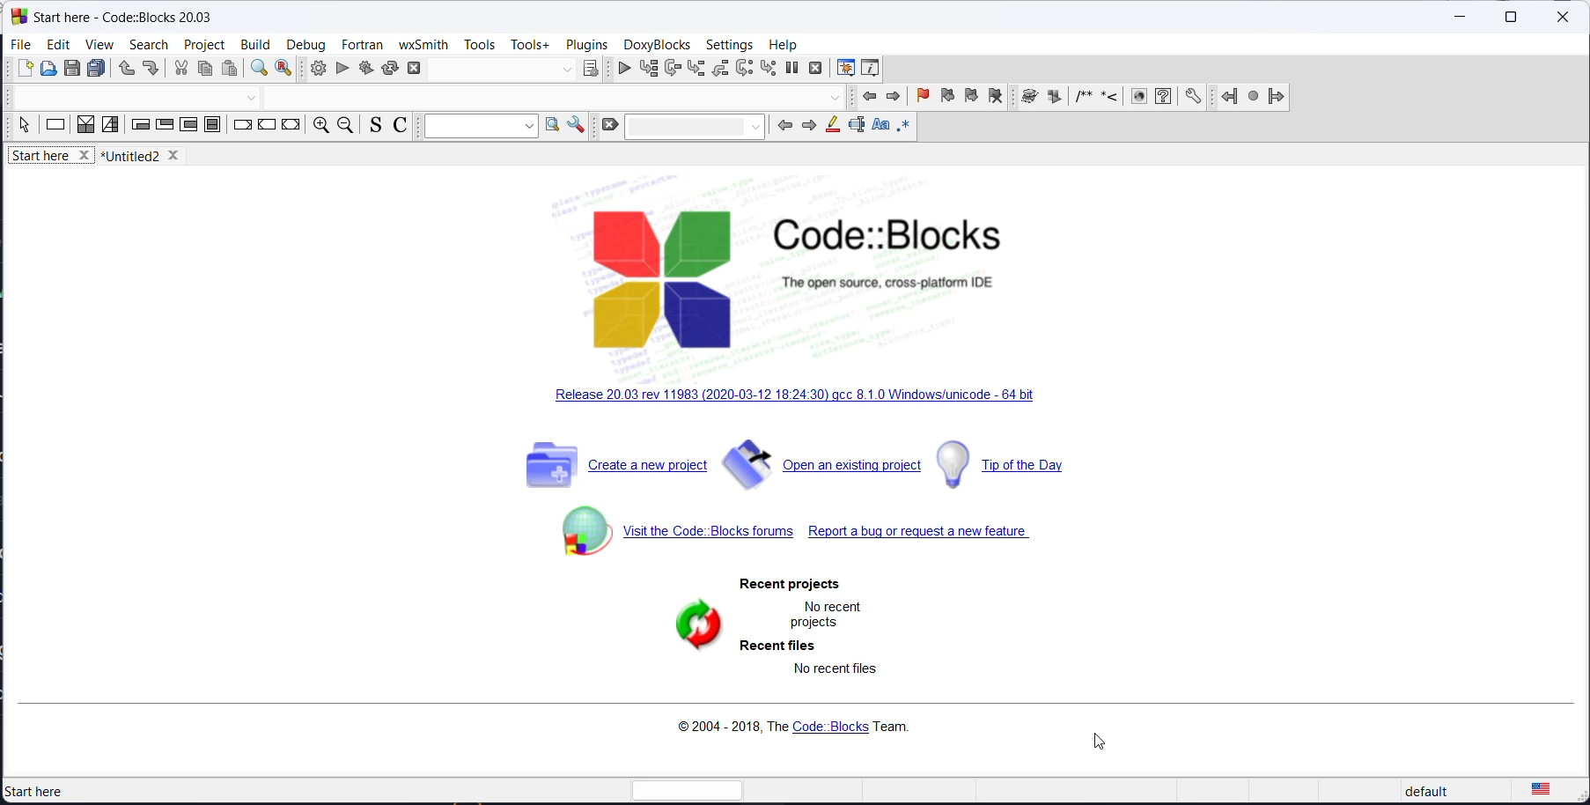  I want to click on option window, so click(552, 127).